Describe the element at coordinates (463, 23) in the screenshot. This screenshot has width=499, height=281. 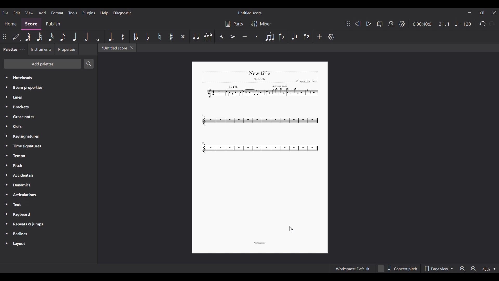
I see `Tempo` at that location.